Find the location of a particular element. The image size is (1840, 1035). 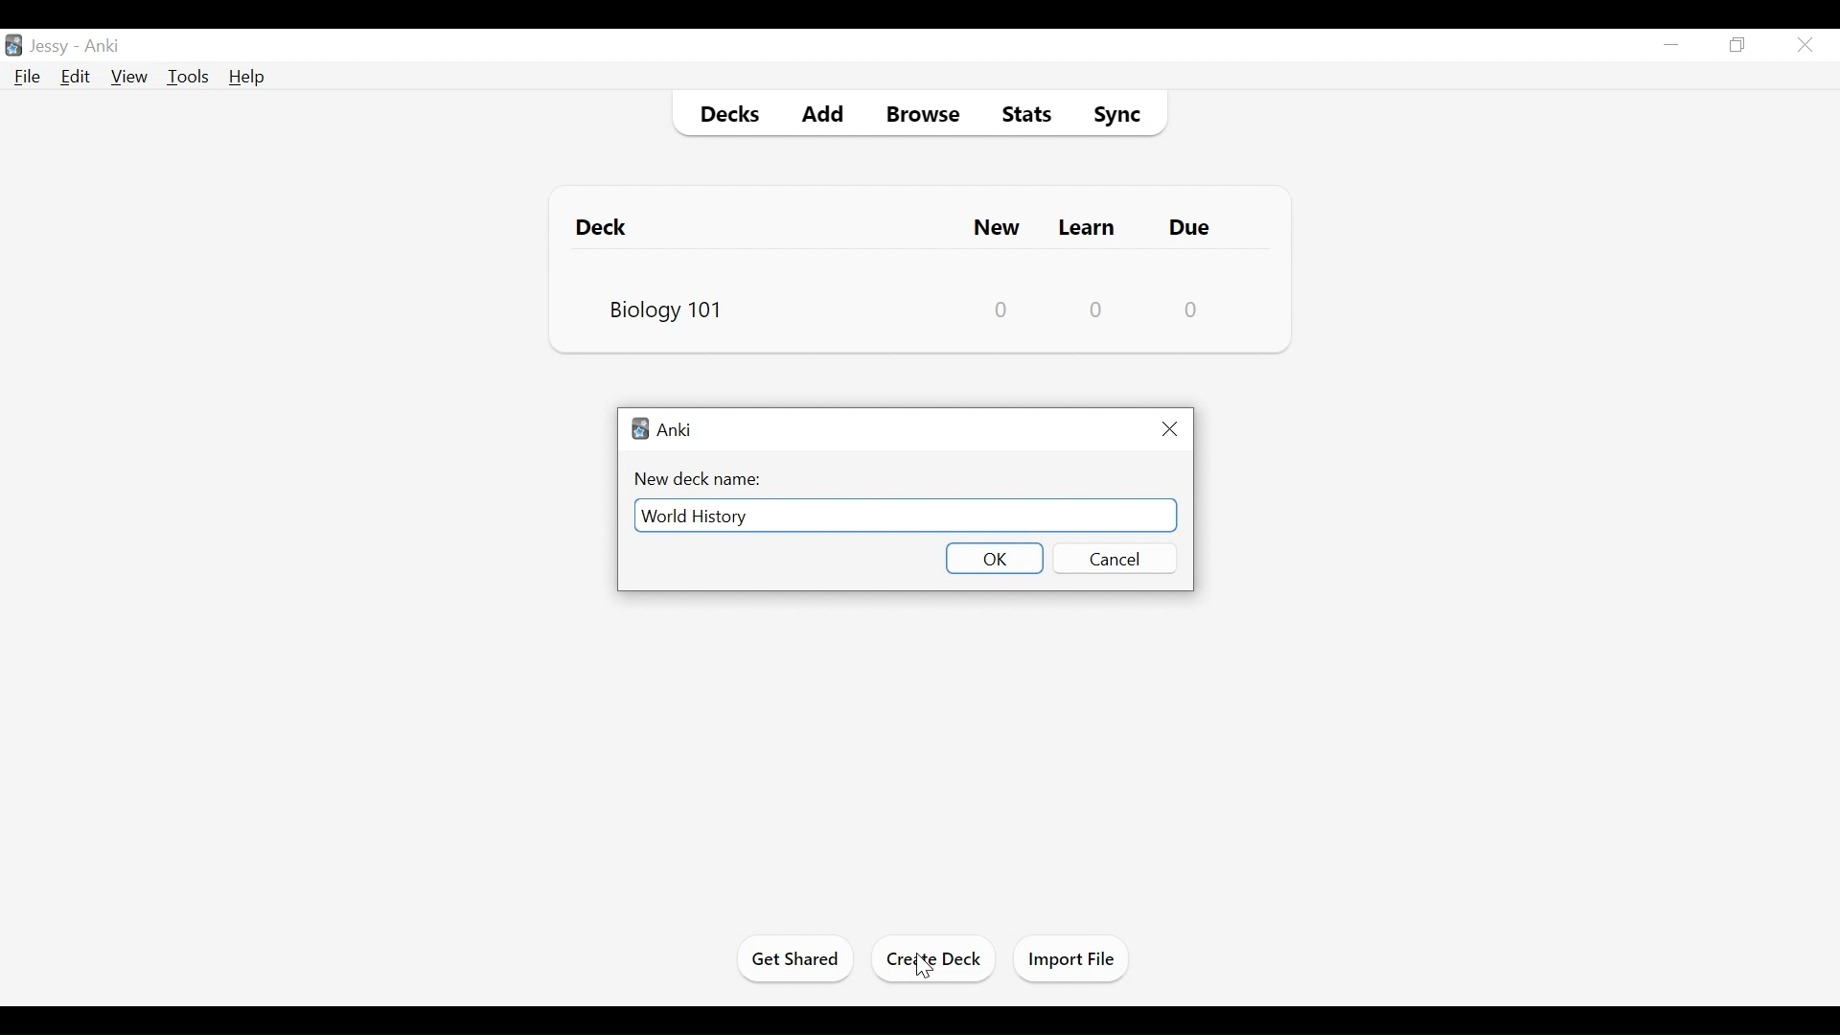

Add is located at coordinates (821, 111).